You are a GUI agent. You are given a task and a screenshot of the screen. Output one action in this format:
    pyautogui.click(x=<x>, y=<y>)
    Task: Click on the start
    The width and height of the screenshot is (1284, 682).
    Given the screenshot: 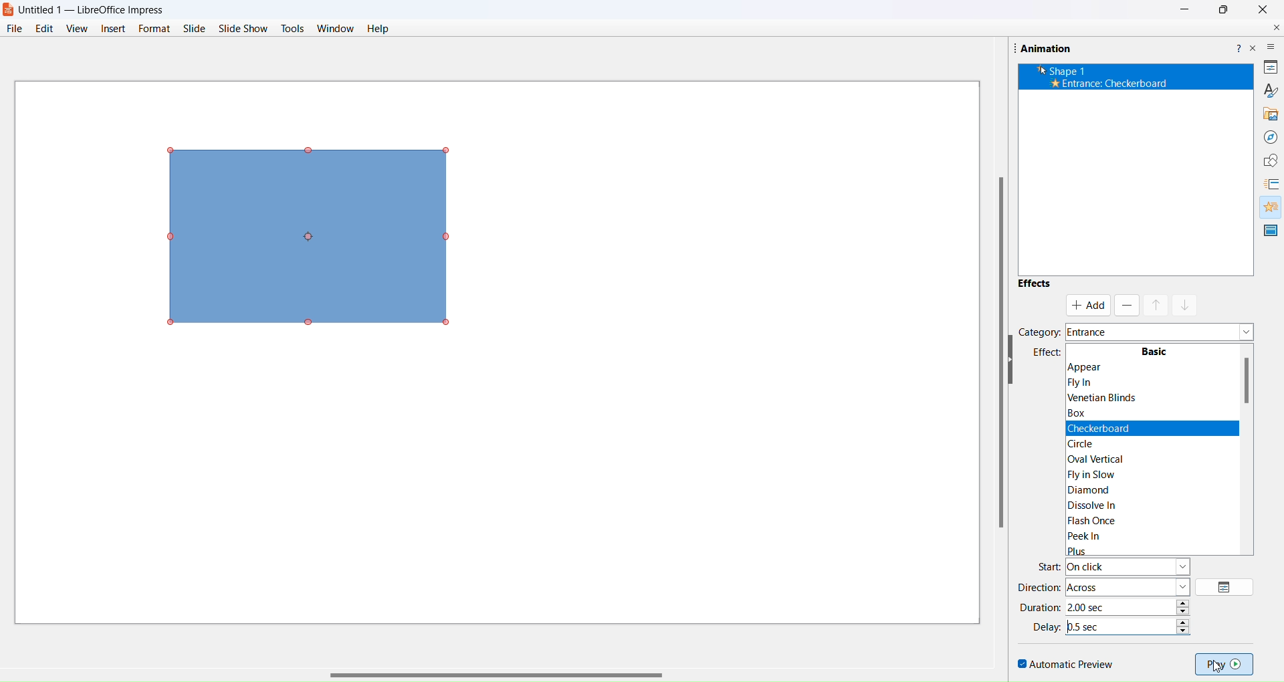 What is the action you would take?
    pyautogui.click(x=1049, y=565)
    